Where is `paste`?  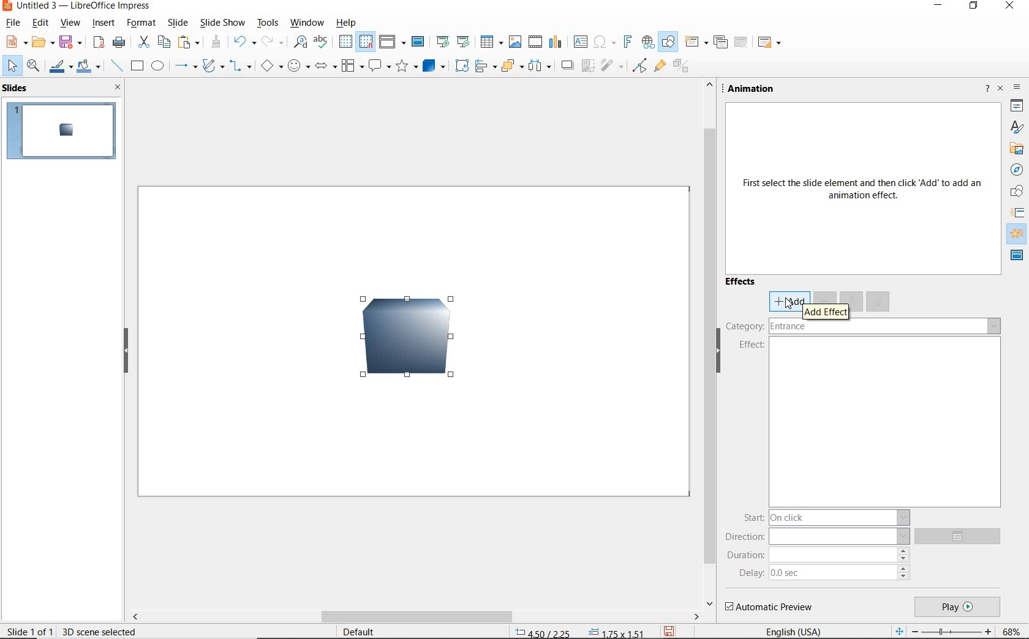 paste is located at coordinates (189, 41).